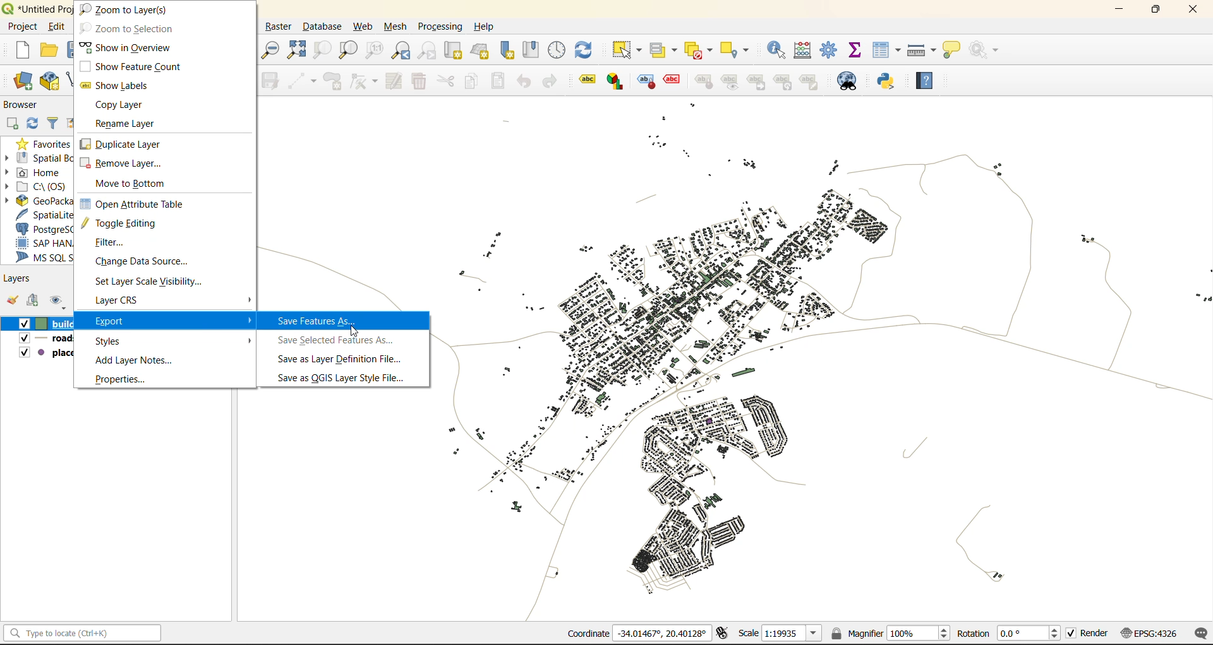 The width and height of the screenshot is (1213, 645). Describe the element at coordinates (325, 25) in the screenshot. I see `database` at that location.